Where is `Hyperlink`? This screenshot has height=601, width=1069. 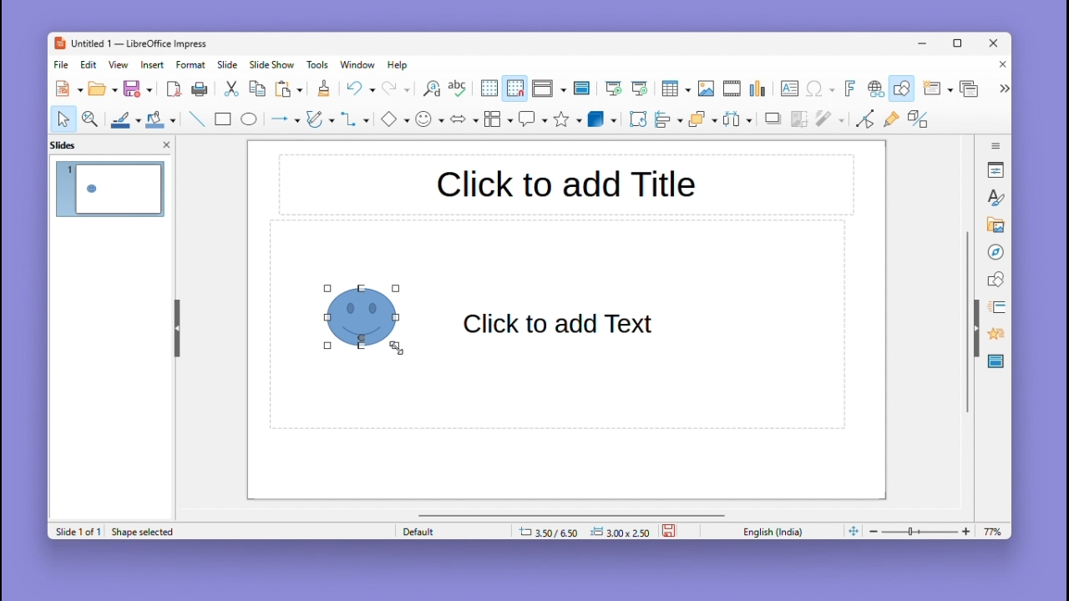 Hyperlink is located at coordinates (874, 90).